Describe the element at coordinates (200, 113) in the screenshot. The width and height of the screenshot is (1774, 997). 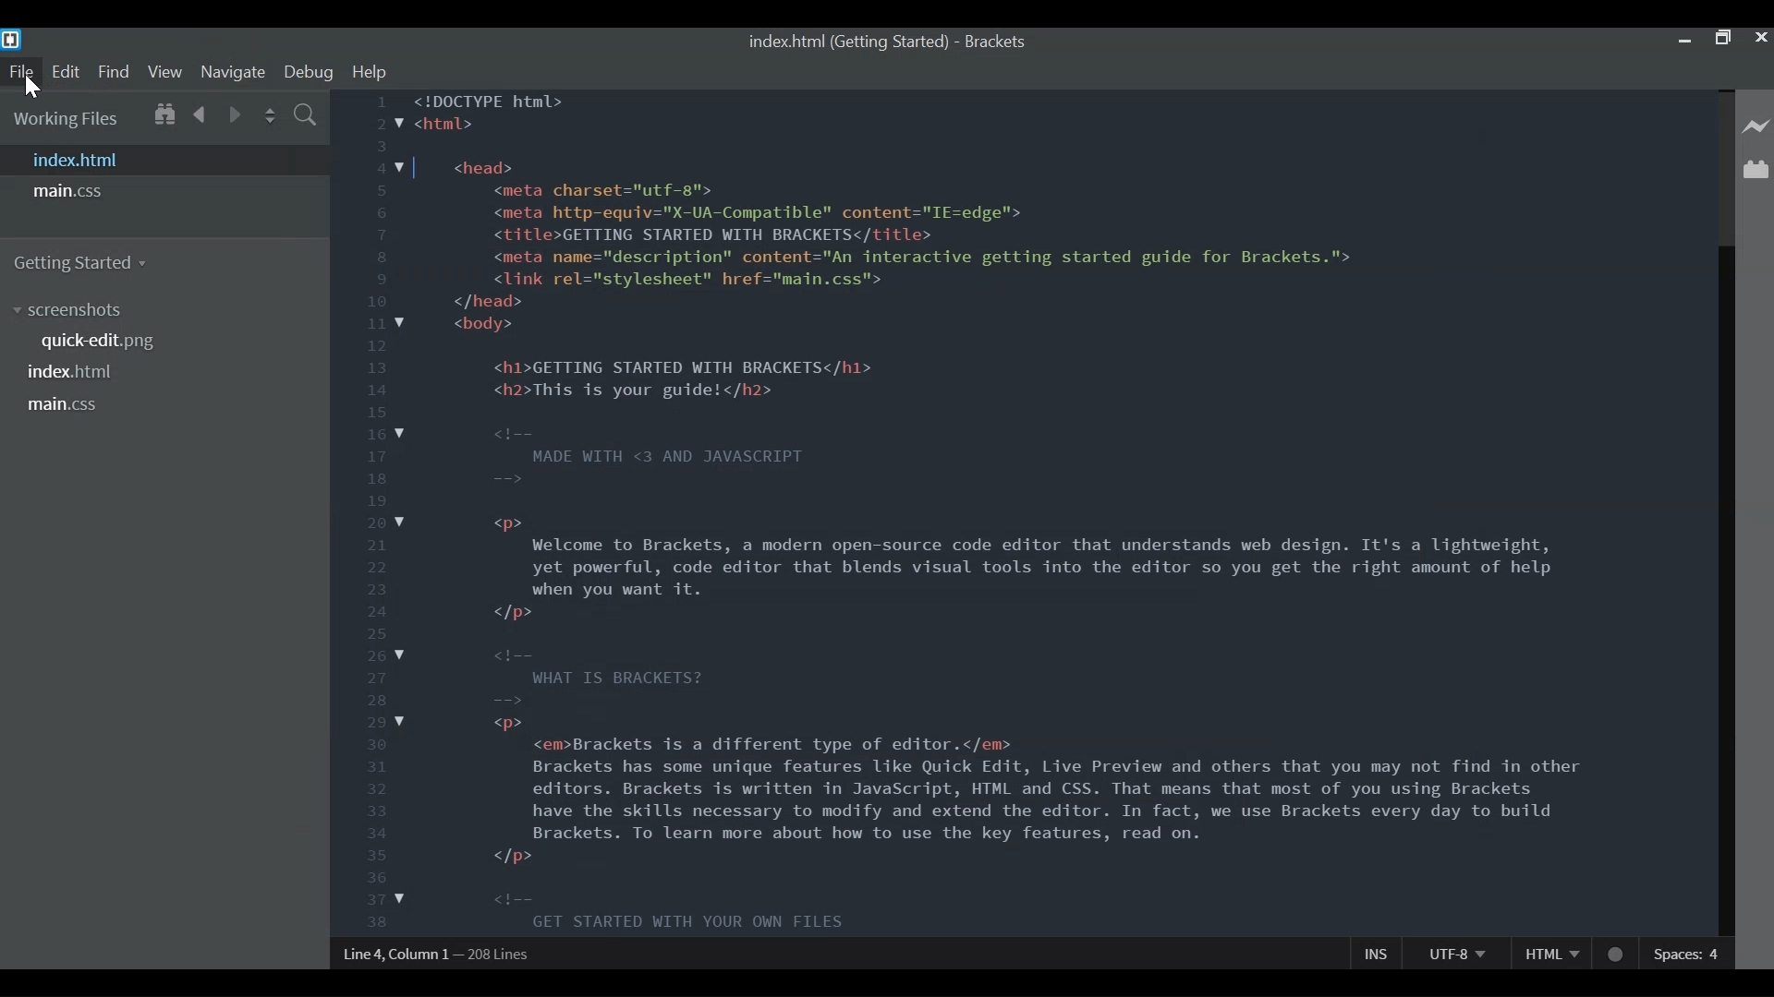
I see `Navigate Backwards` at that location.